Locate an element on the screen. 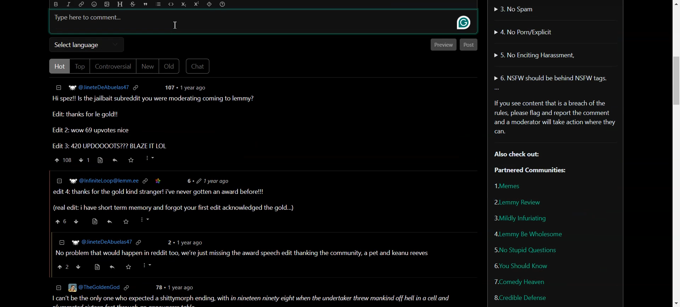  NSFW should be behind NSFW tags is located at coordinates (552, 79).